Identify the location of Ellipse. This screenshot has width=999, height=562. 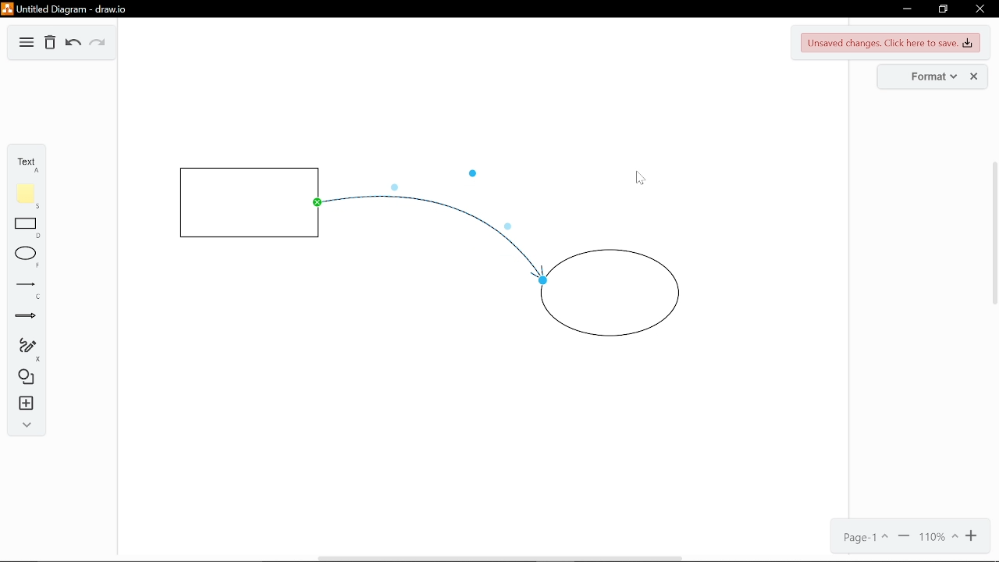
(23, 258).